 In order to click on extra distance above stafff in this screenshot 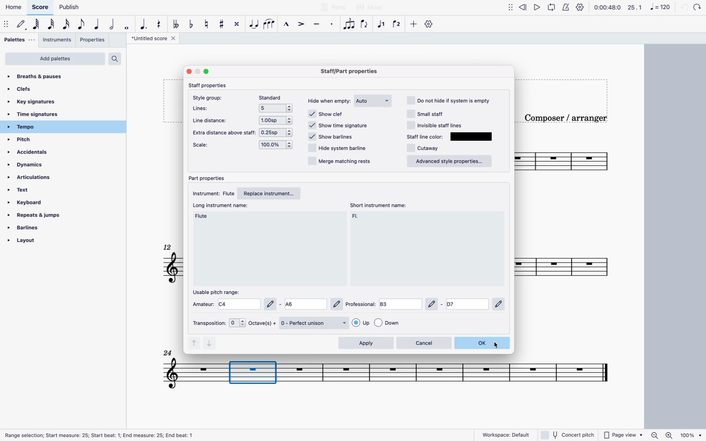, I will do `click(223, 132)`.